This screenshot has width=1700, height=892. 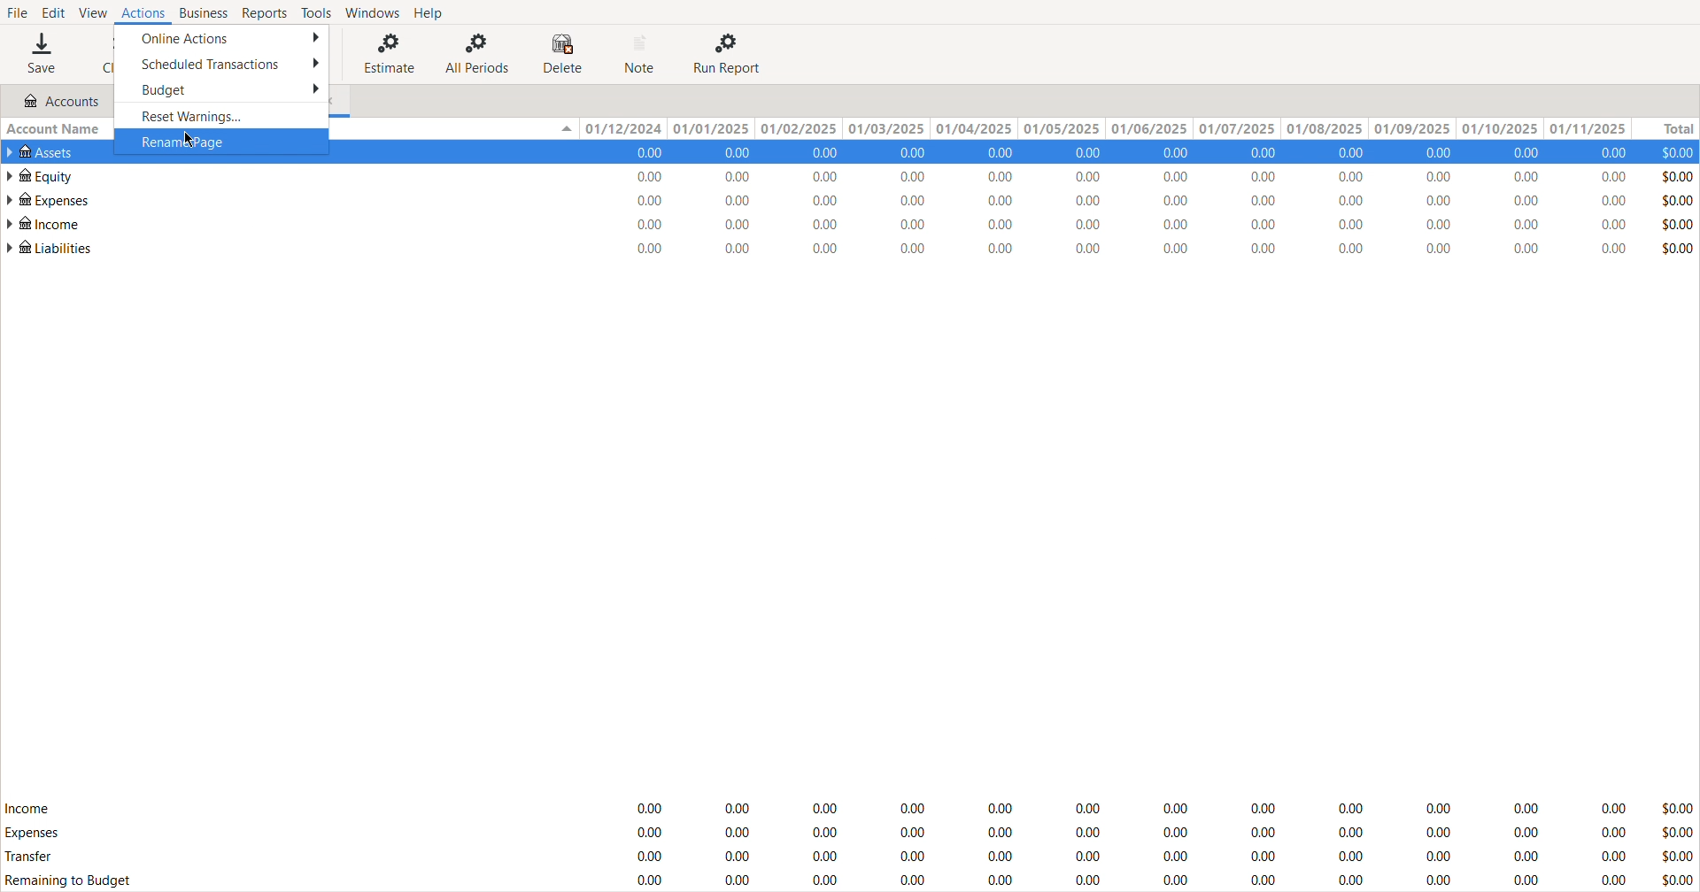 I want to click on Tools, so click(x=315, y=12).